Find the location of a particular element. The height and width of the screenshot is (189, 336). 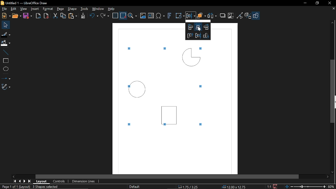

Align left is located at coordinates (190, 27).